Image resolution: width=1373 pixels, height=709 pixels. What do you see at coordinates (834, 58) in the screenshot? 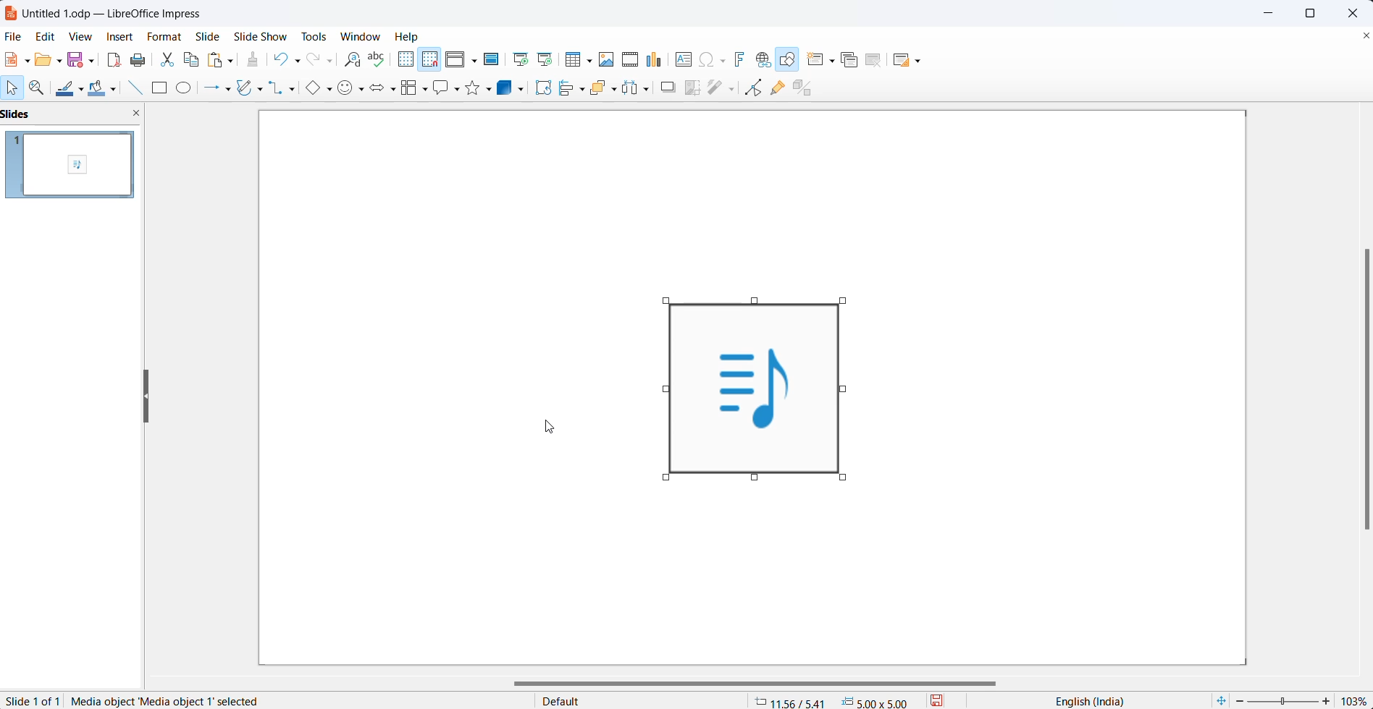
I see `new slide options dropdown button` at bounding box center [834, 58].